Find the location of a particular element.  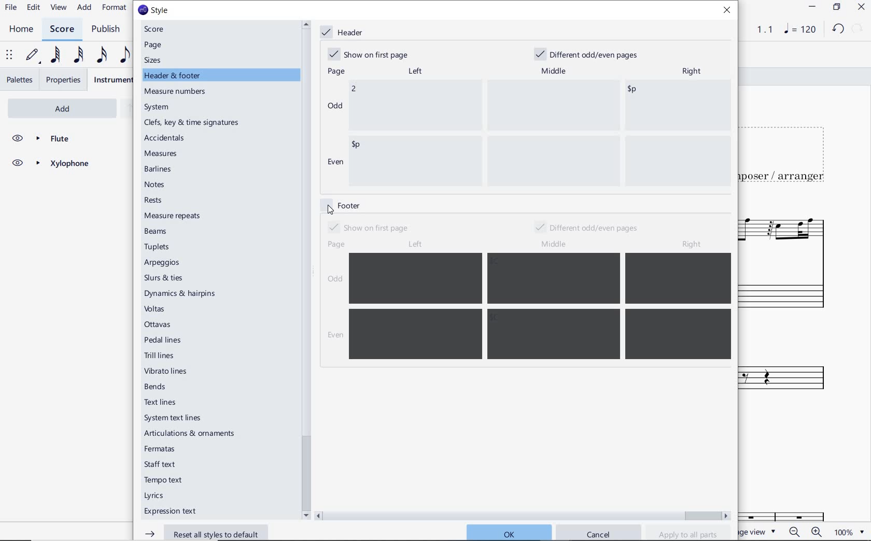

ok is located at coordinates (508, 532).